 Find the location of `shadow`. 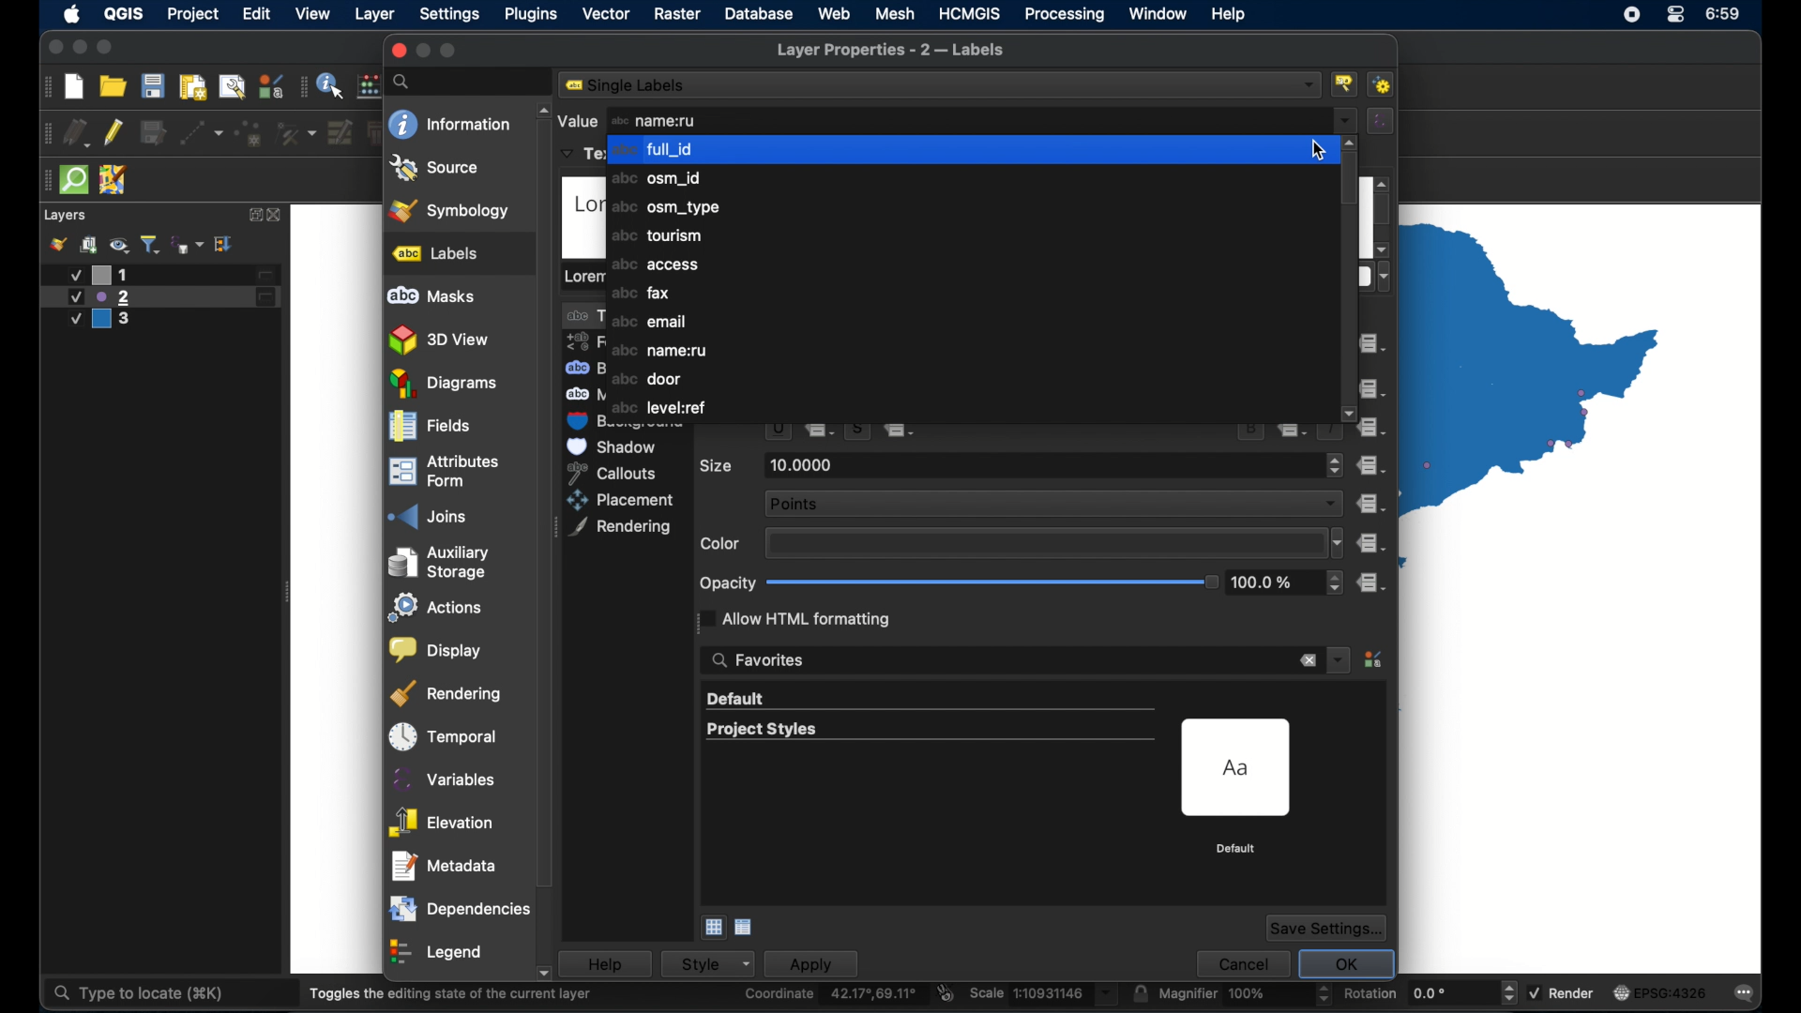

shadow is located at coordinates (615, 446).